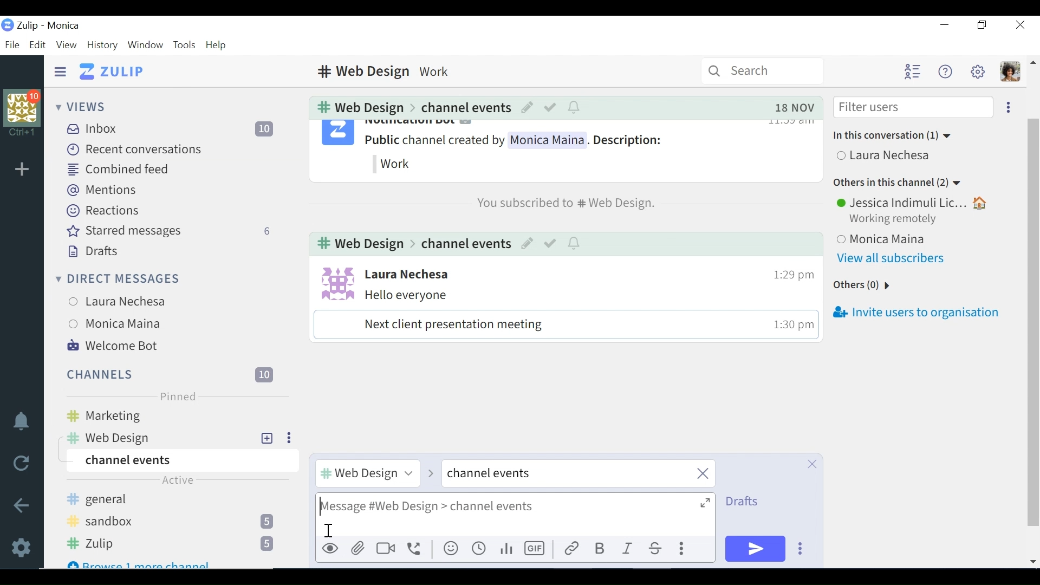  What do you see at coordinates (1006, 107) in the screenshot?
I see `Ellipsis` at bounding box center [1006, 107].